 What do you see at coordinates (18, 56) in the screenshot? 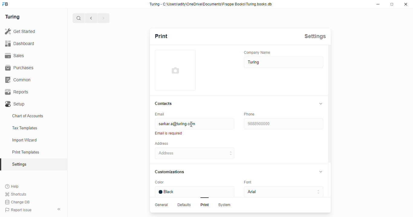
I see `Sales` at bounding box center [18, 56].